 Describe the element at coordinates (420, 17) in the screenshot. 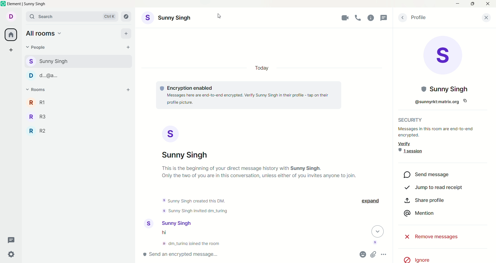

I see `profile` at that location.